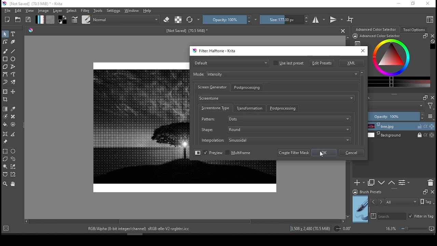 This screenshot has width=437, height=246. Describe the element at coordinates (5, 42) in the screenshot. I see `edit shapes tool` at that location.